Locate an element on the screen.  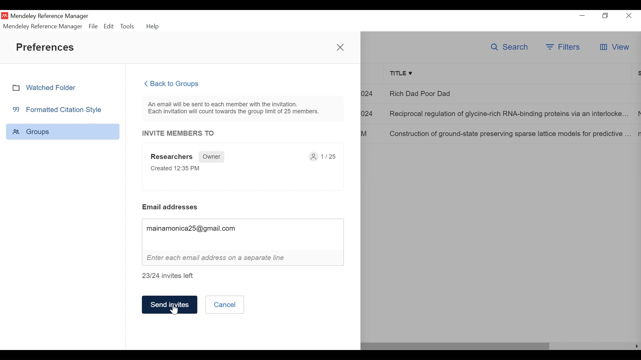
Preferences is located at coordinates (47, 47).